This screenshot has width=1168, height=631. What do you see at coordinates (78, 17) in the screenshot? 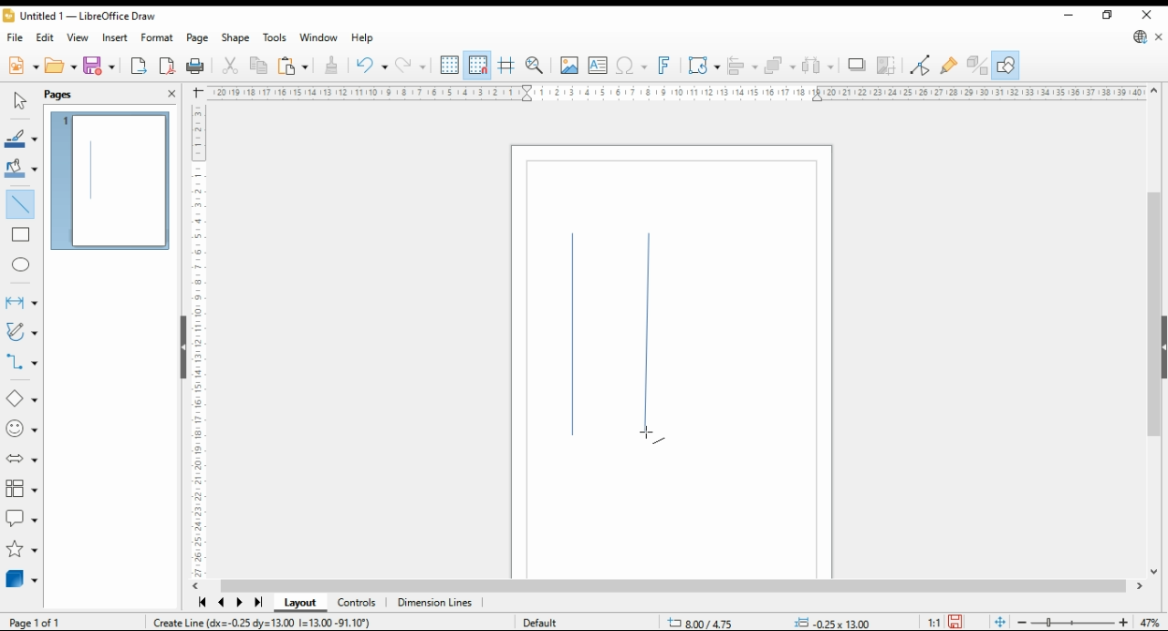
I see `Untitled 1 - LibreOffice Draw` at bounding box center [78, 17].